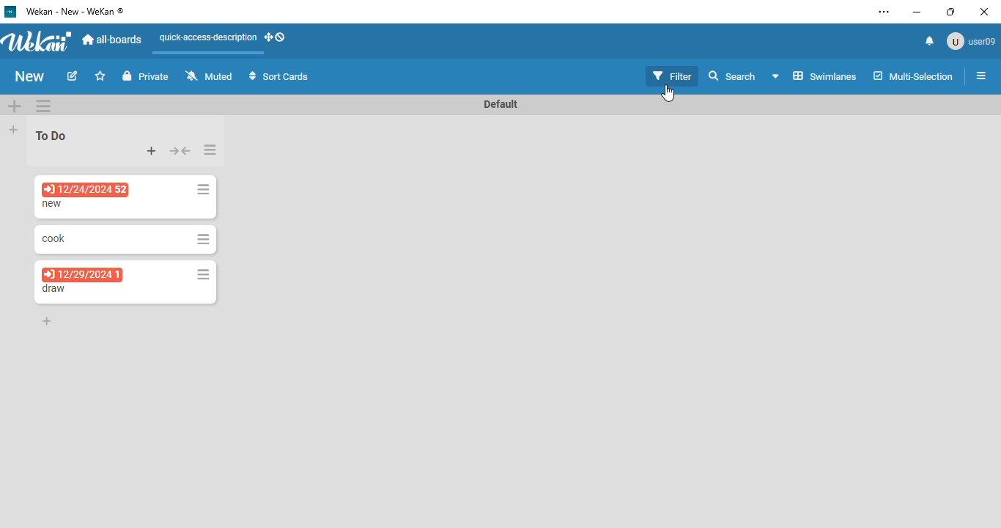 This screenshot has height=528, width=1001. What do you see at coordinates (43, 106) in the screenshot?
I see `swimlane actions` at bounding box center [43, 106].